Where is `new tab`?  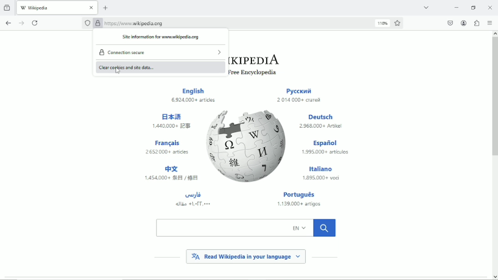 new tab is located at coordinates (106, 8).